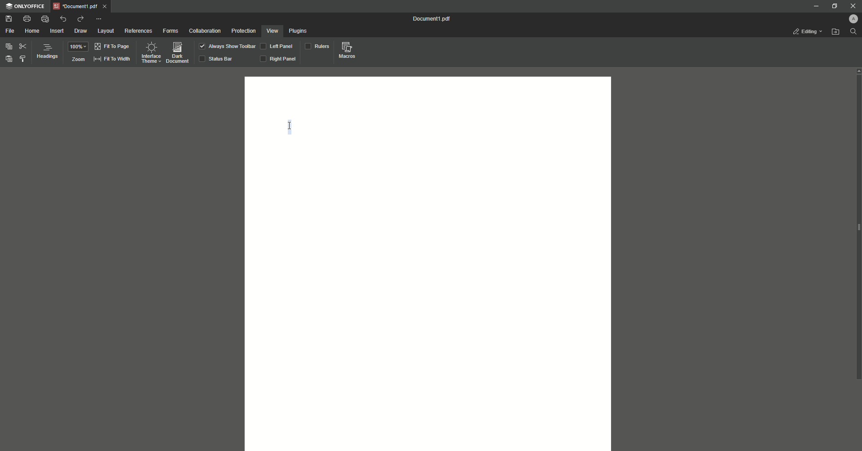  Describe the element at coordinates (12, 31) in the screenshot. I see `File` at that location.